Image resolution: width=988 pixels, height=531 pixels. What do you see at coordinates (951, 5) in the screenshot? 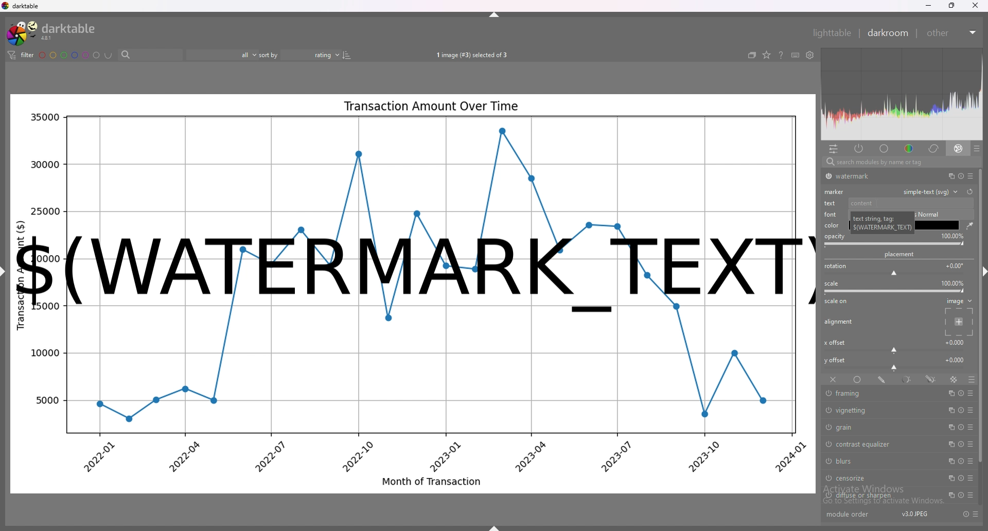
I see `resize` at bounding box center [951, 5].